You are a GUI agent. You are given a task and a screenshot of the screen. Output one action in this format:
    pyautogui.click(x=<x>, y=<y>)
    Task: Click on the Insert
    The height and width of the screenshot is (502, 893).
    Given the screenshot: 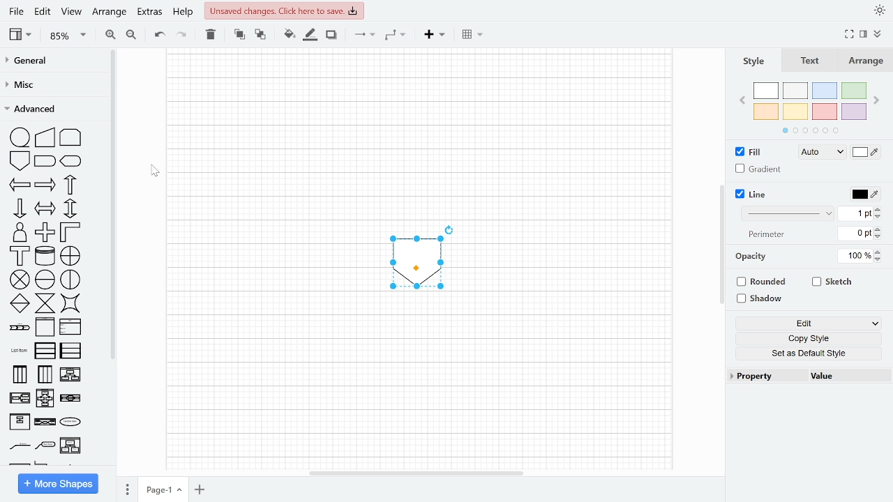 What is the action you would take?
    pyautogui.click(x=434, y=36)
    